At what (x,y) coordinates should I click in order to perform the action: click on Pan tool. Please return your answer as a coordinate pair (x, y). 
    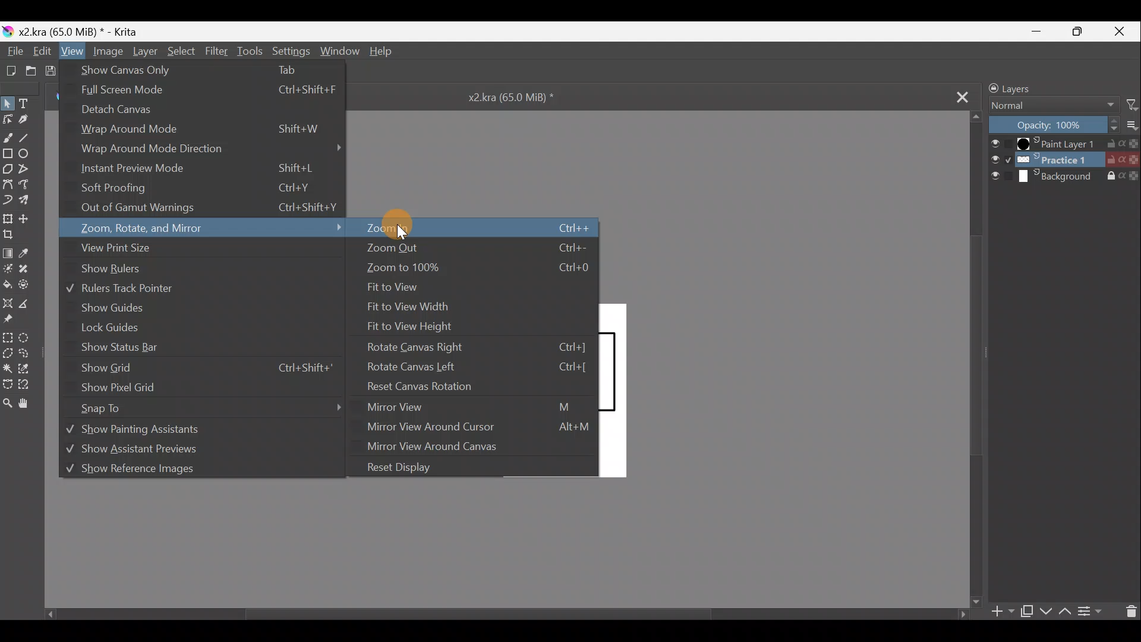
    Looking at the image, I should click on (33, 404).